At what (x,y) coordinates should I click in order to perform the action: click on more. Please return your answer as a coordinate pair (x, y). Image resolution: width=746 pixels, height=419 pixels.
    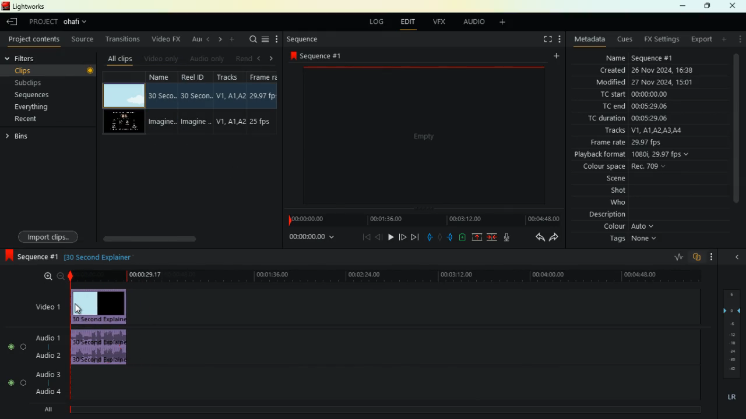
    Looking at the image, I should click on (276, 39).